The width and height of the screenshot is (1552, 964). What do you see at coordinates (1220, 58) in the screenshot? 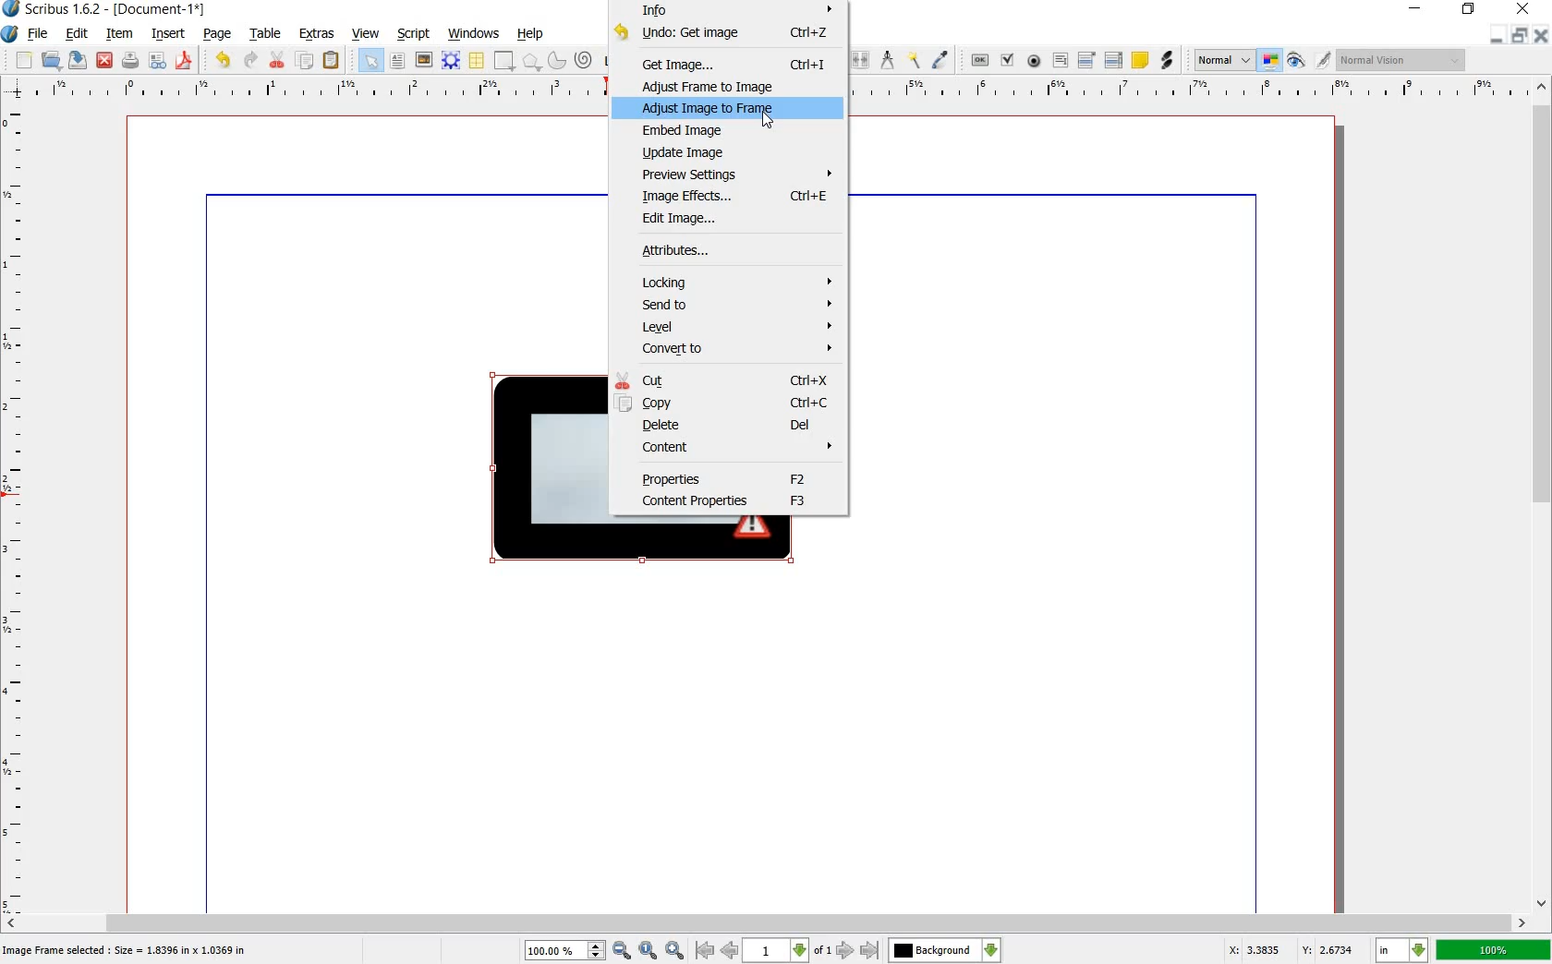
I see `select the image preview quality` at bounding box center [1220, 58].